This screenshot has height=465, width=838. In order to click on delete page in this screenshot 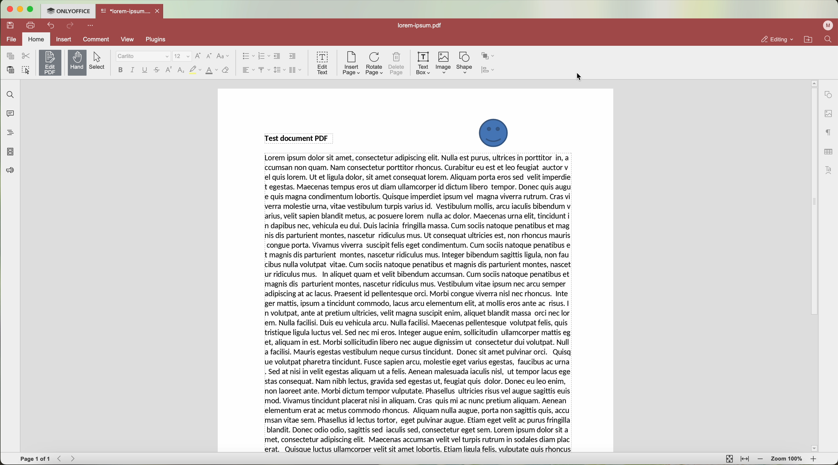, I will do `click(398, 64)`.